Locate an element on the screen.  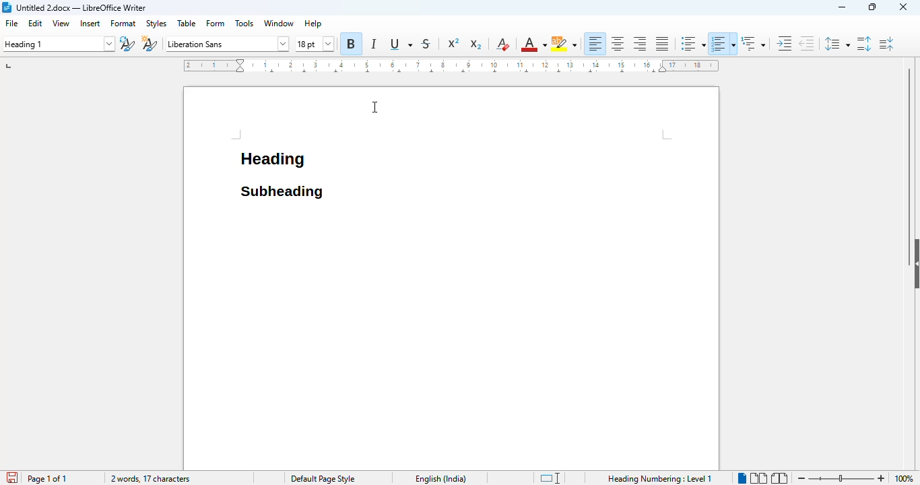
strikethrough unselected is located at coordinates (430, 44).